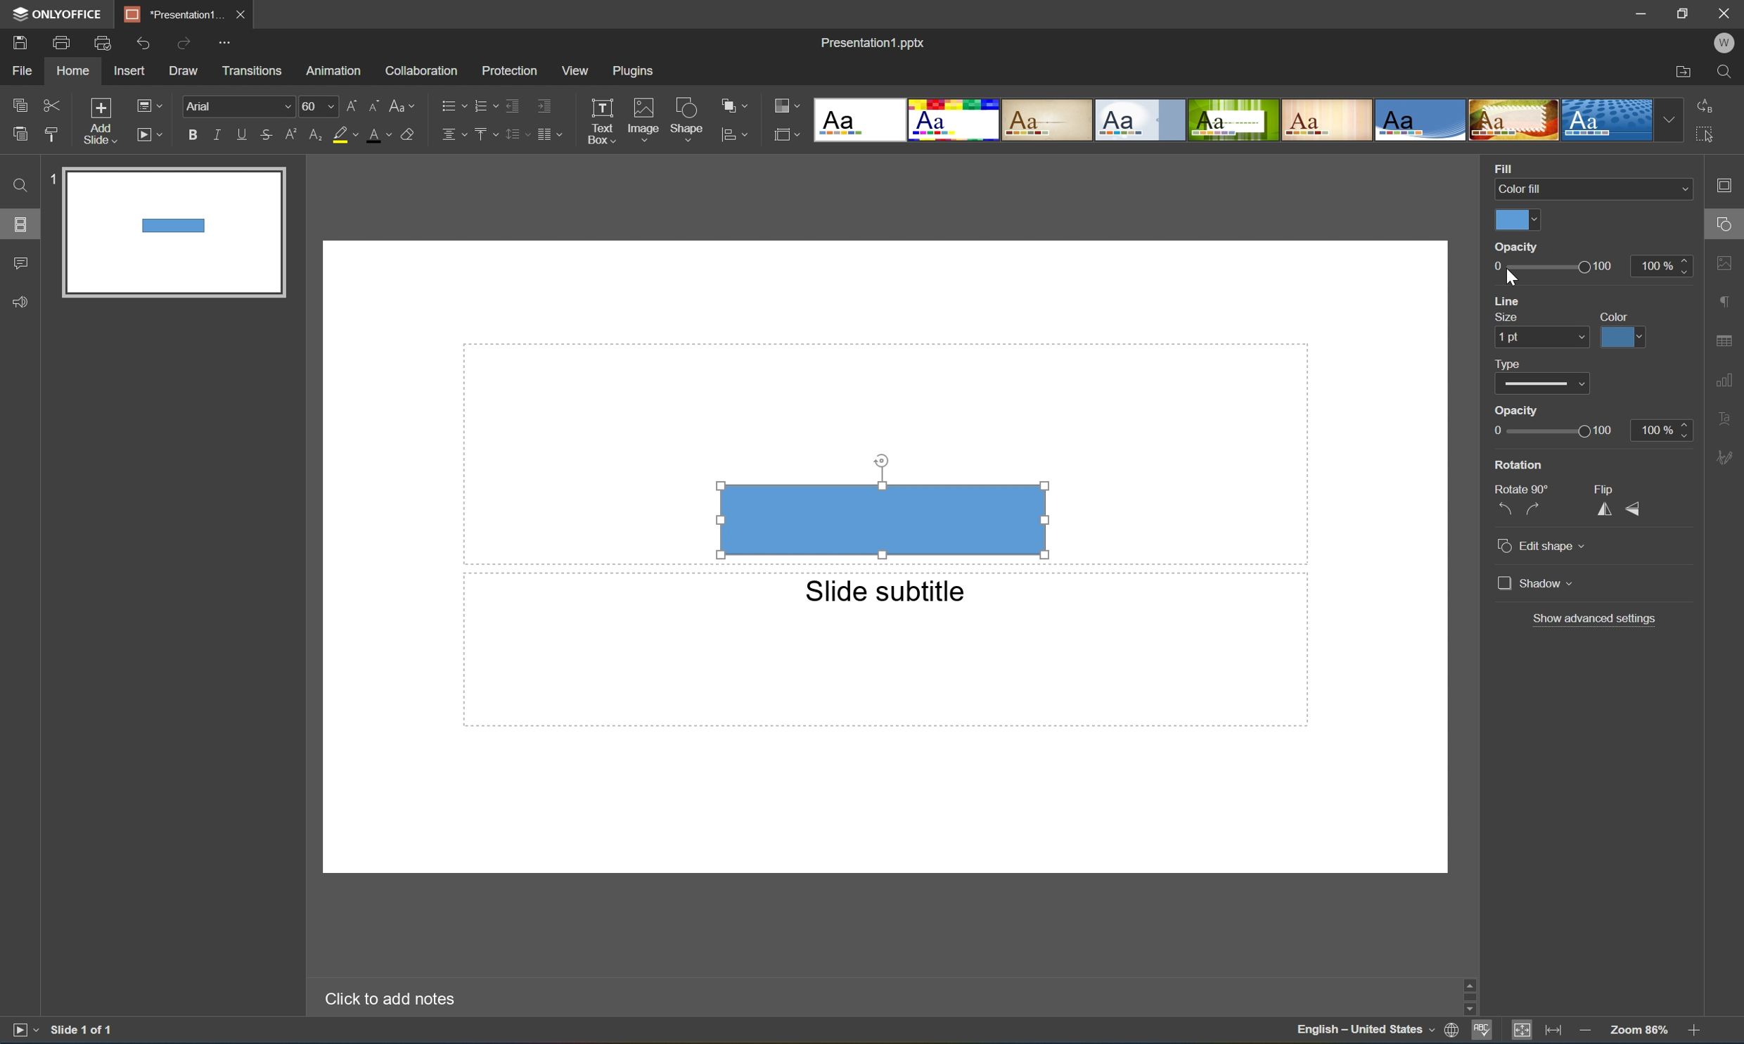 Image resolution: width=1744 pixels, height=1044 pixels. Describe the element at coordinates (26, 72) in the screenshot. I see `File` at that location.